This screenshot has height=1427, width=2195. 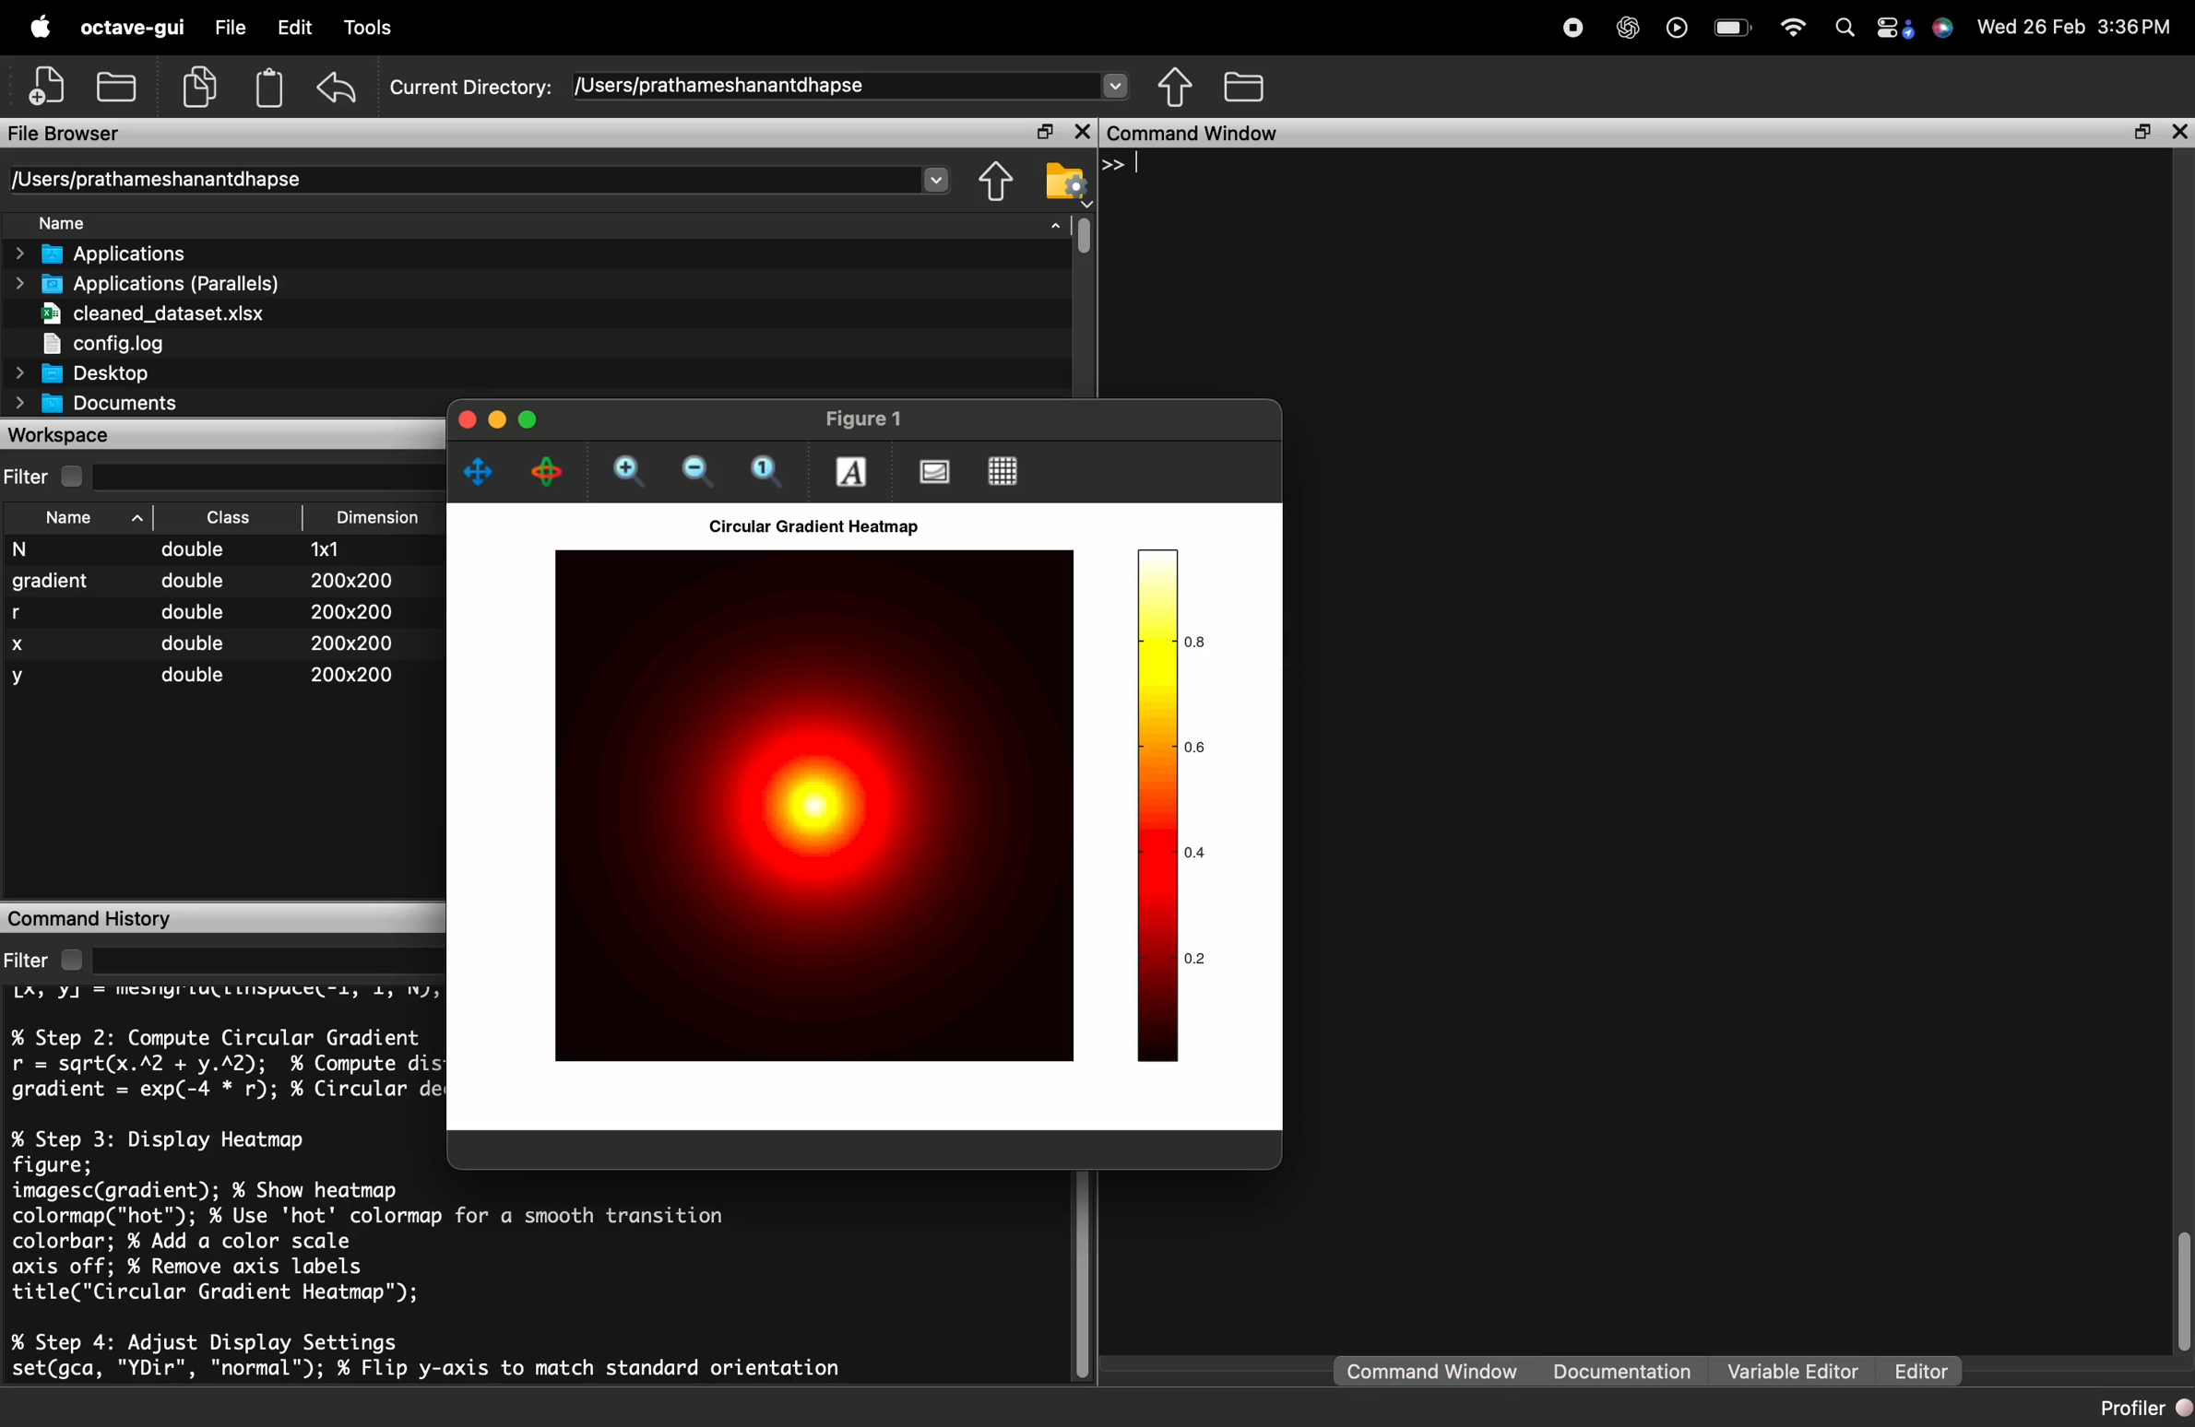 What do you see at coordinates (20, 614) in the screenshot?
I see `r` at bounding box center [20, 614].